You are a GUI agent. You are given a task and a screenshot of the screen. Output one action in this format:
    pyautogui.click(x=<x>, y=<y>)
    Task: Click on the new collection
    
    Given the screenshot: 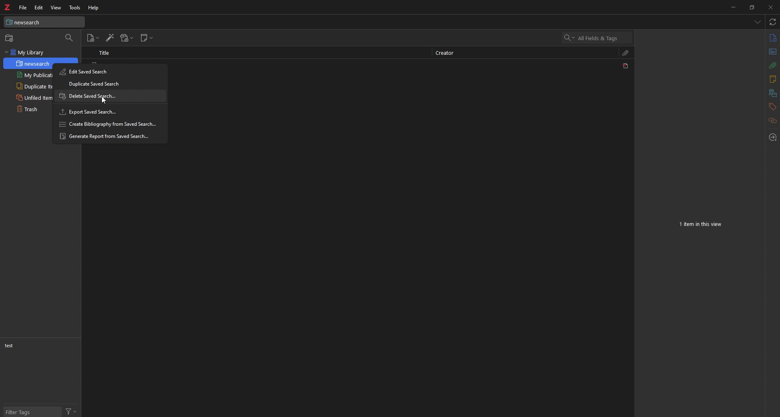 What is the action you would take?
    pyautogui.click(x=10, y=38)
    